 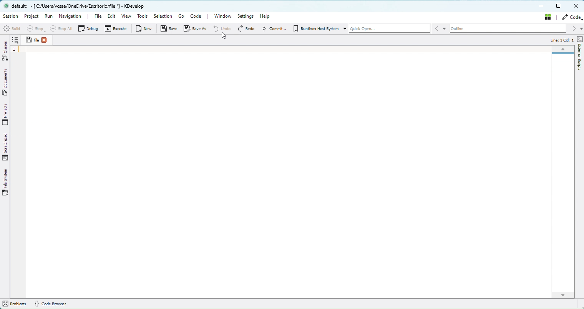 What do you see at coordinates (542, 6) in the screenshot?
I see `Minimize` at bounding box center [542, 6].